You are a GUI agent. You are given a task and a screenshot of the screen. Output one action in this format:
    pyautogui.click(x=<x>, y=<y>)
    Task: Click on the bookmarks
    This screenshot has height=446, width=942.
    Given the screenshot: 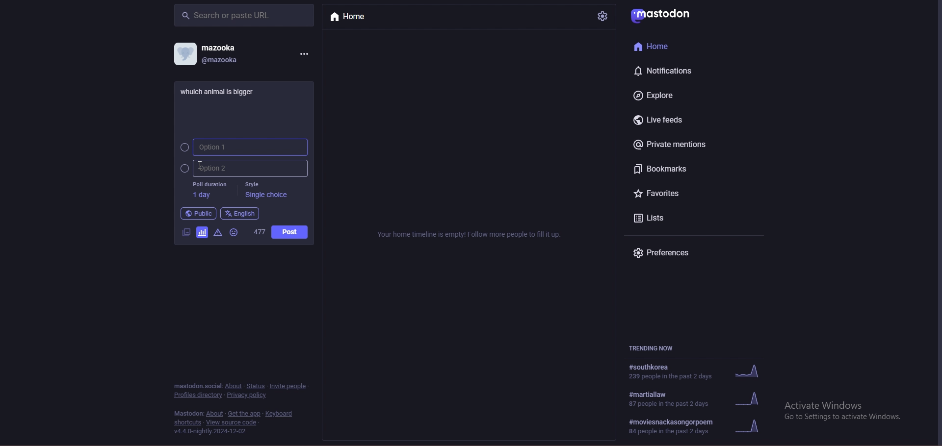 What is the action you would take?
    pyautogui.click(x=677, y=169)
    